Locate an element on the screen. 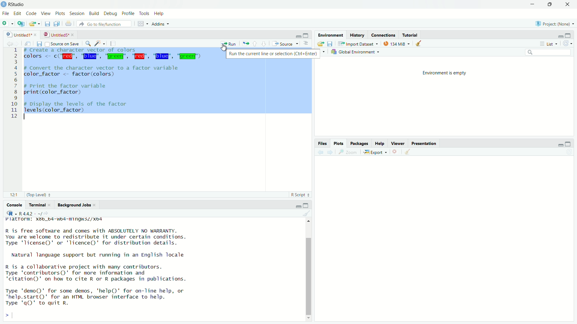  clear objects from workspace is located at coordinates (417, 43).